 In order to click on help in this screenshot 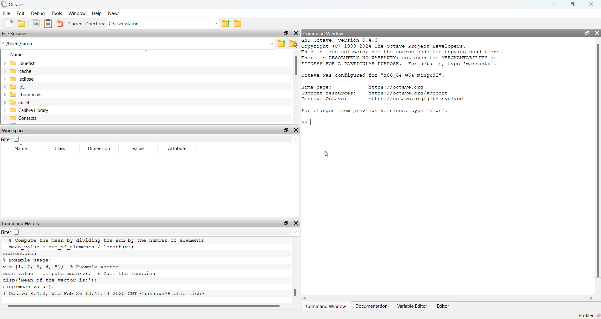, I will do `click(97, 13)`.